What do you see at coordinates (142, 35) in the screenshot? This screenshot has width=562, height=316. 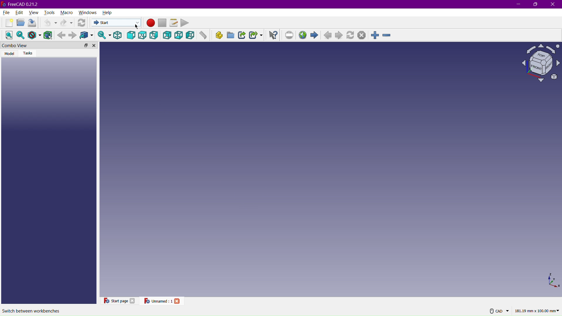 I see `Top` at bounding box center [142, 35].